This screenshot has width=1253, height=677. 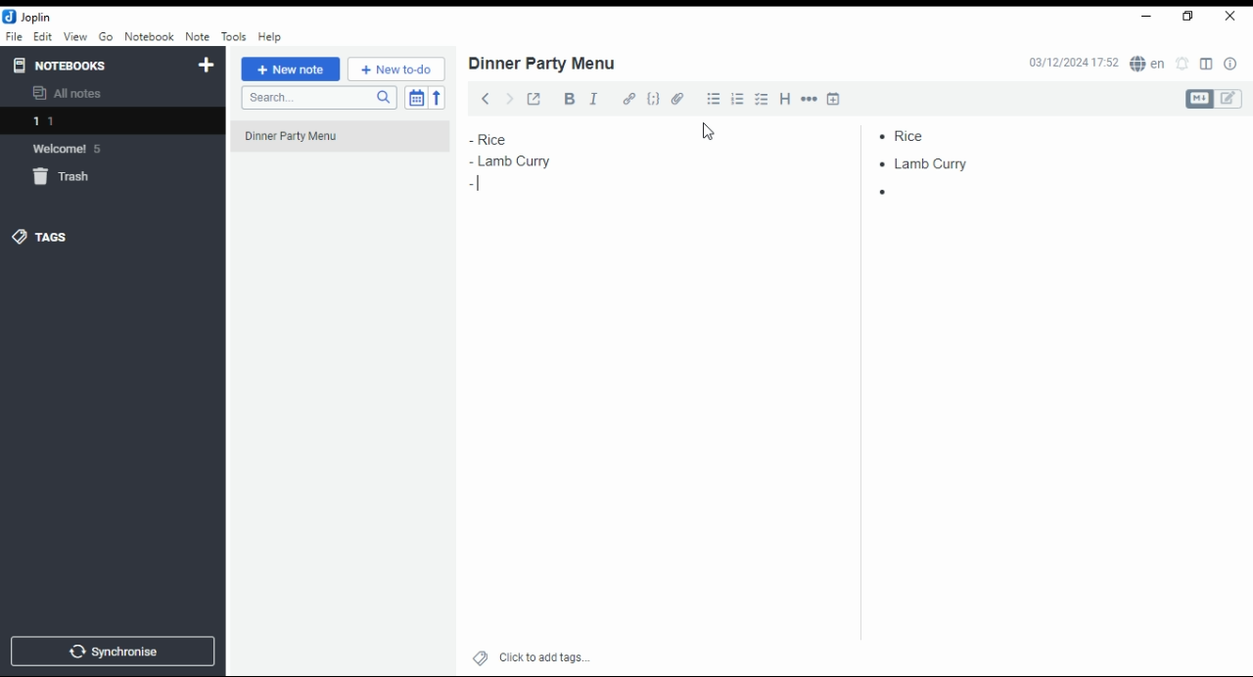 What do you see at coordinates (833, 98) in the screenshot?
I see `insert time` at bounding box center [833, 98].